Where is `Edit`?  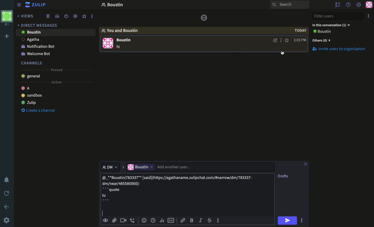 Edit is located at coordinates (275, 41).